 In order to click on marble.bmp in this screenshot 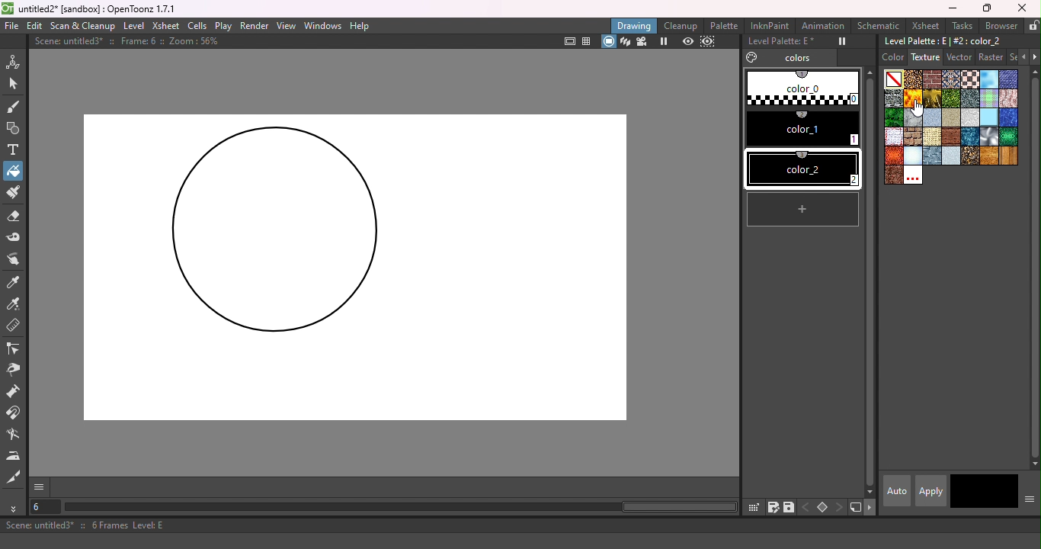, I will do `click(913, 117)`.